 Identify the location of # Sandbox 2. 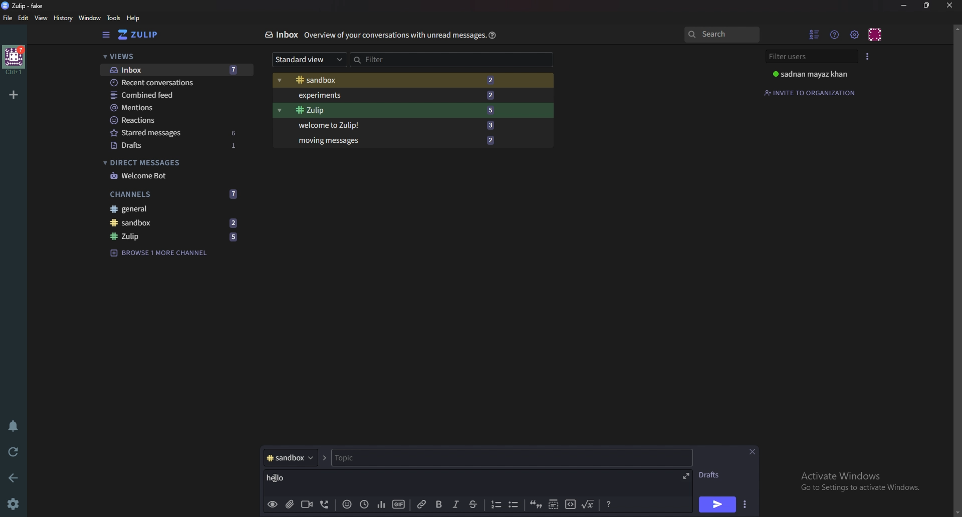
(176, 223).